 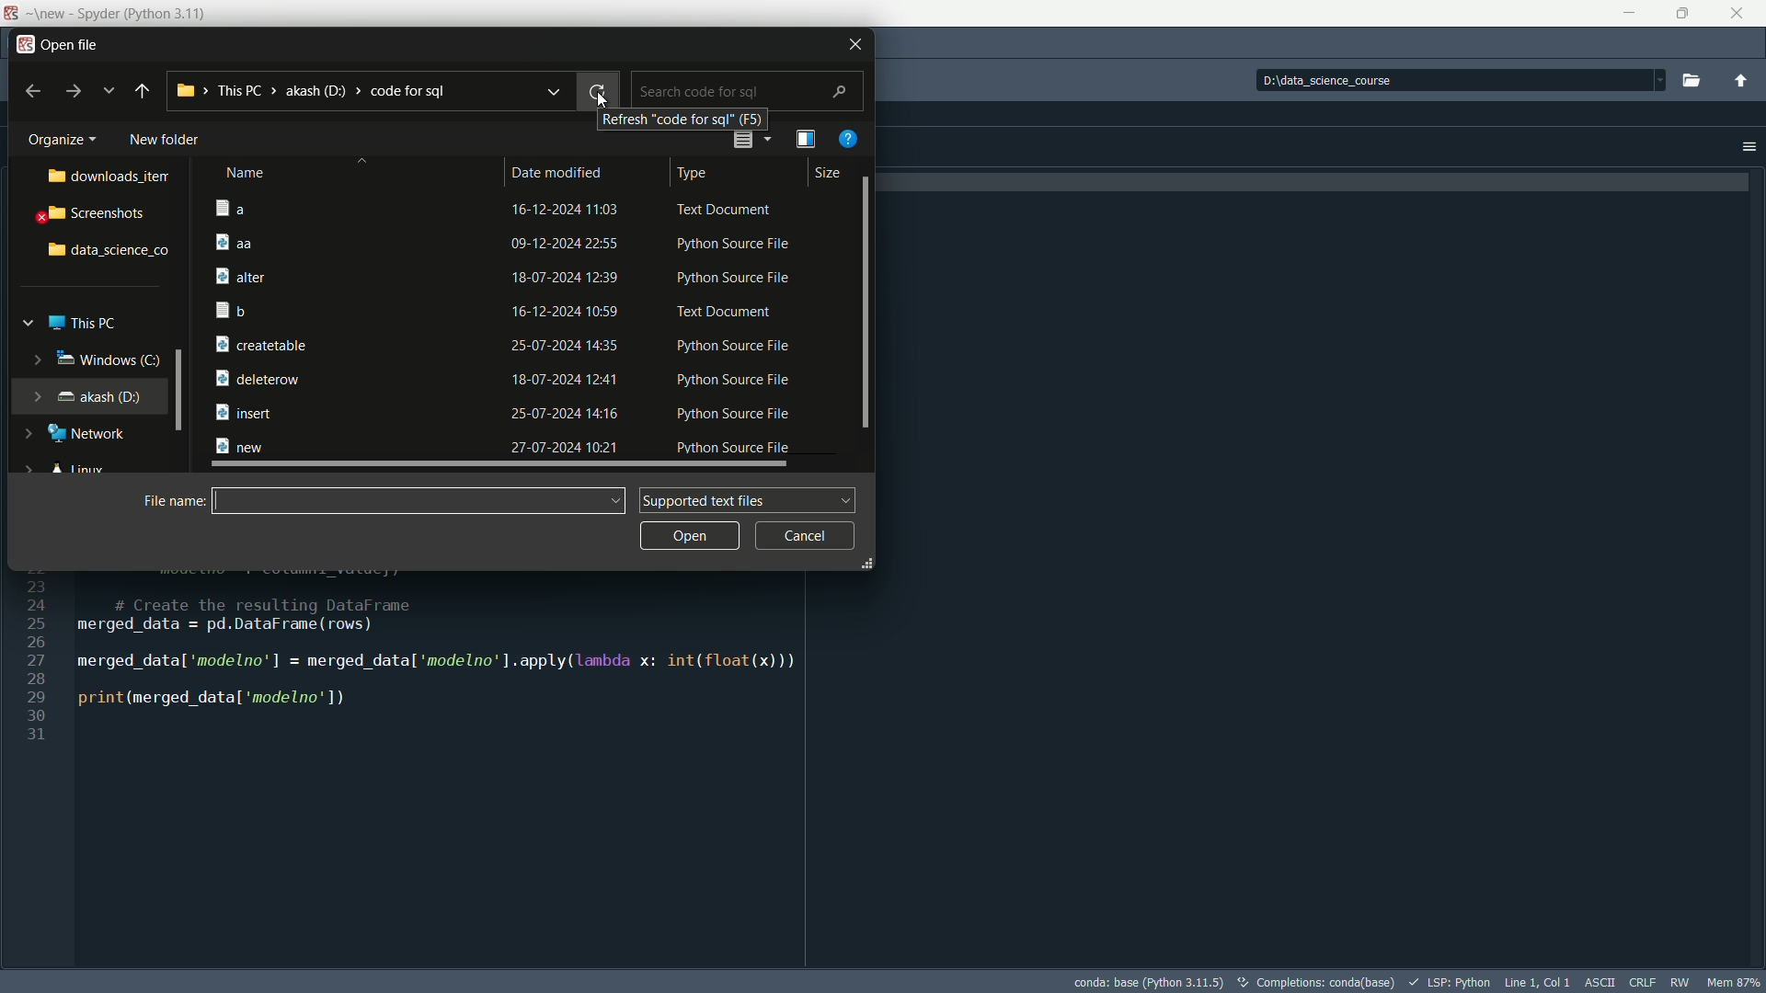 I want to click on refresh, so click(x=599, y=88).